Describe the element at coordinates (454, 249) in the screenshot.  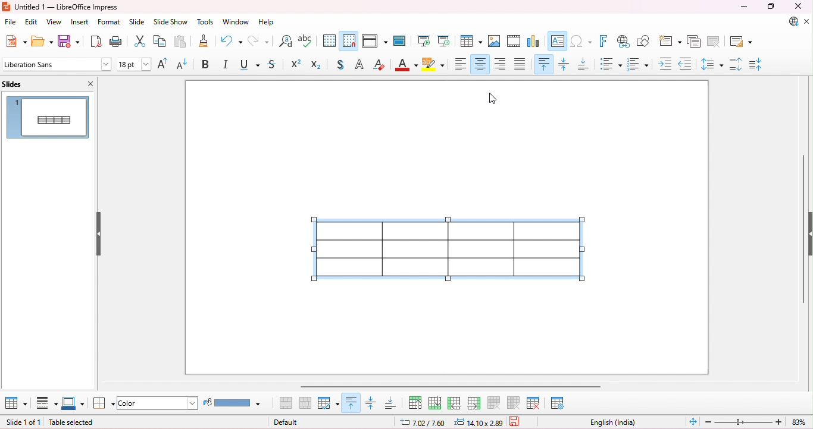
I see `table inserted` at that location.